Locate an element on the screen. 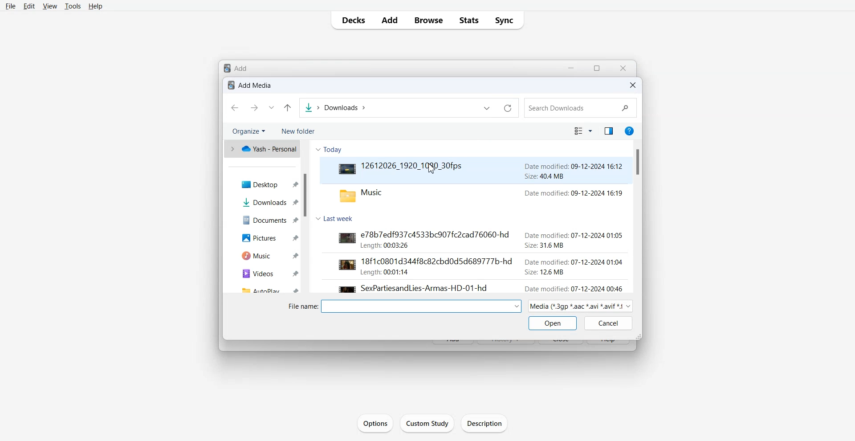 Image resolution: width=855 pixels, height=441 pixels. Today is located at coordinates (330, 149).